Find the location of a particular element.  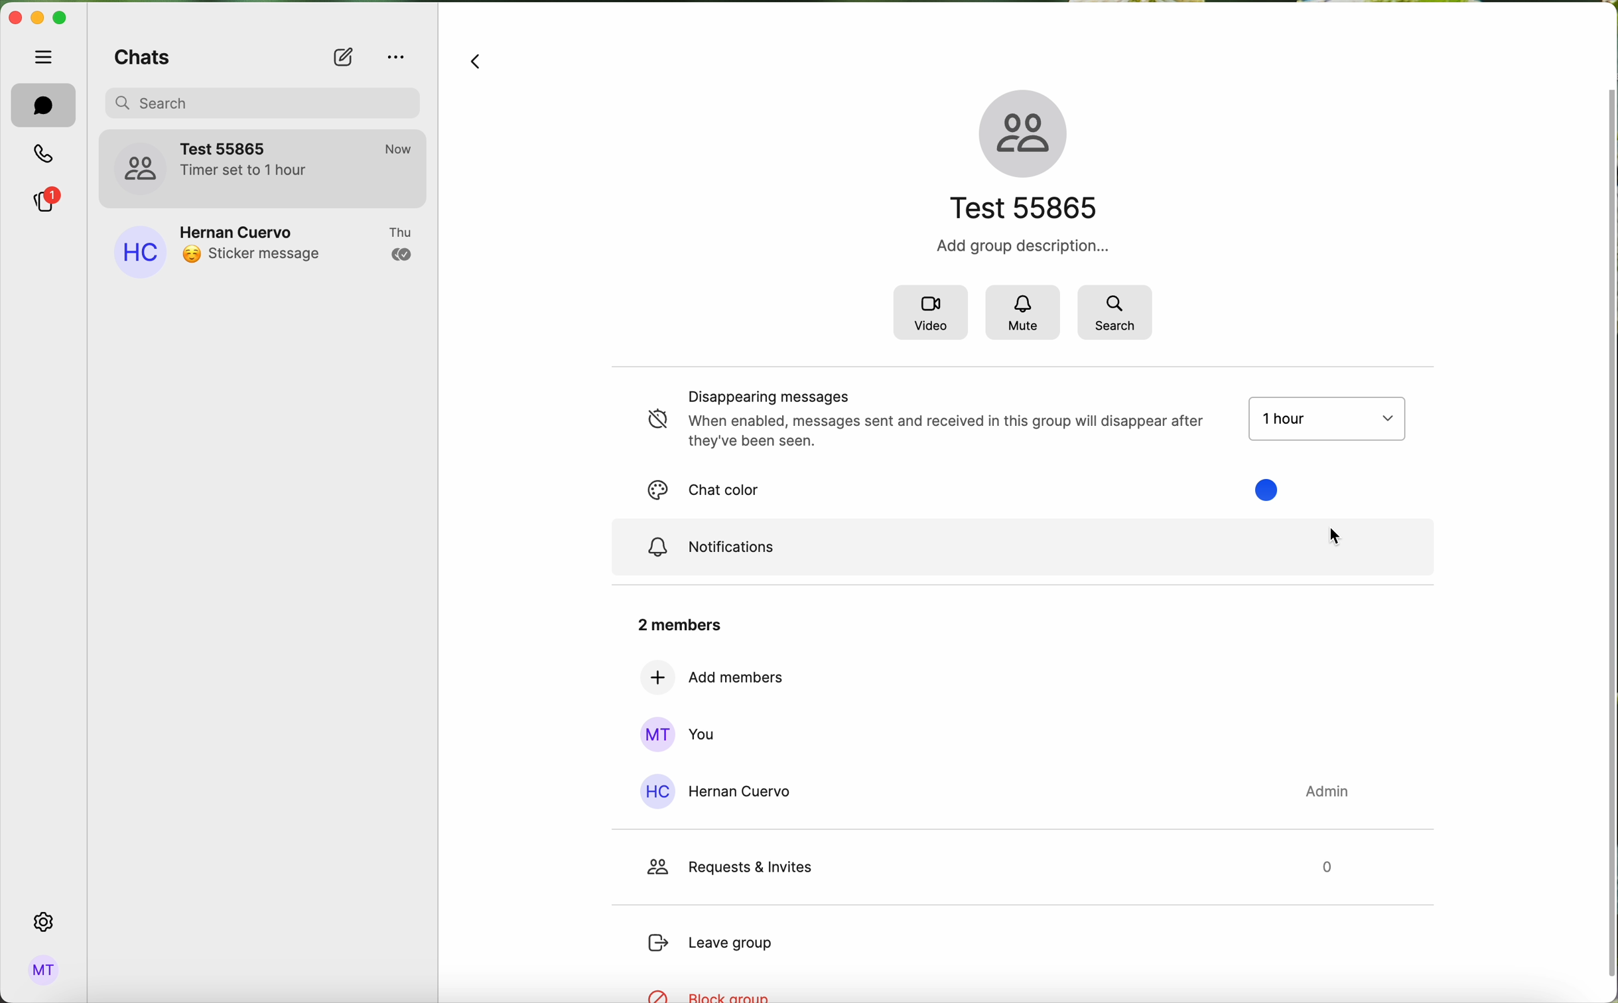

new chat is located at coordinates (343, 58).